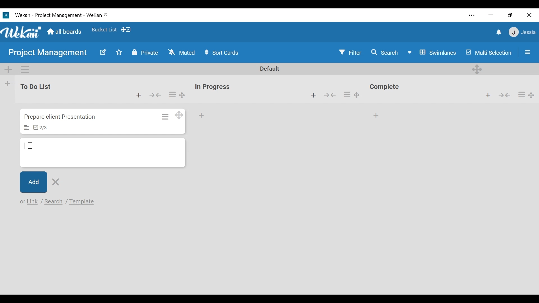 The image size is (539, 303). What do you see at coordinates (172, 94) in the screenshot?
I see `Card actions` at bounding box center [172, 94].